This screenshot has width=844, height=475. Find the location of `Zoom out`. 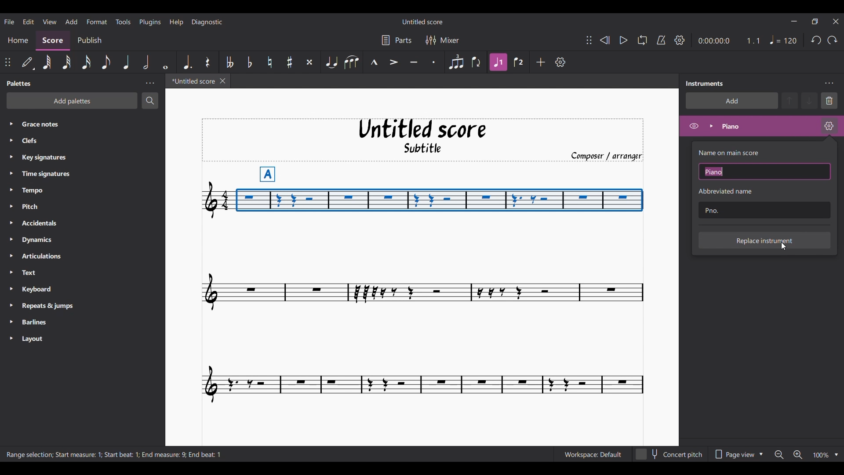

Zoom out is located at coordinates (779, 455).